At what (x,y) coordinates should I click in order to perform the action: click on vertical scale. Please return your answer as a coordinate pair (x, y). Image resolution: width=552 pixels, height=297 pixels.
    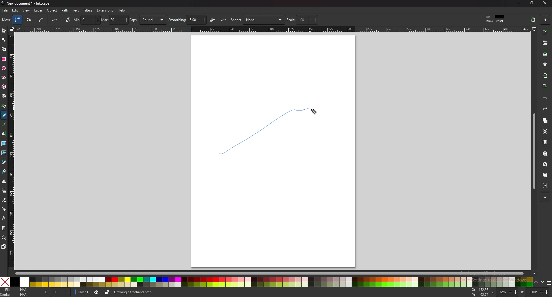
    Looking at the image, I should click on (11, 152).